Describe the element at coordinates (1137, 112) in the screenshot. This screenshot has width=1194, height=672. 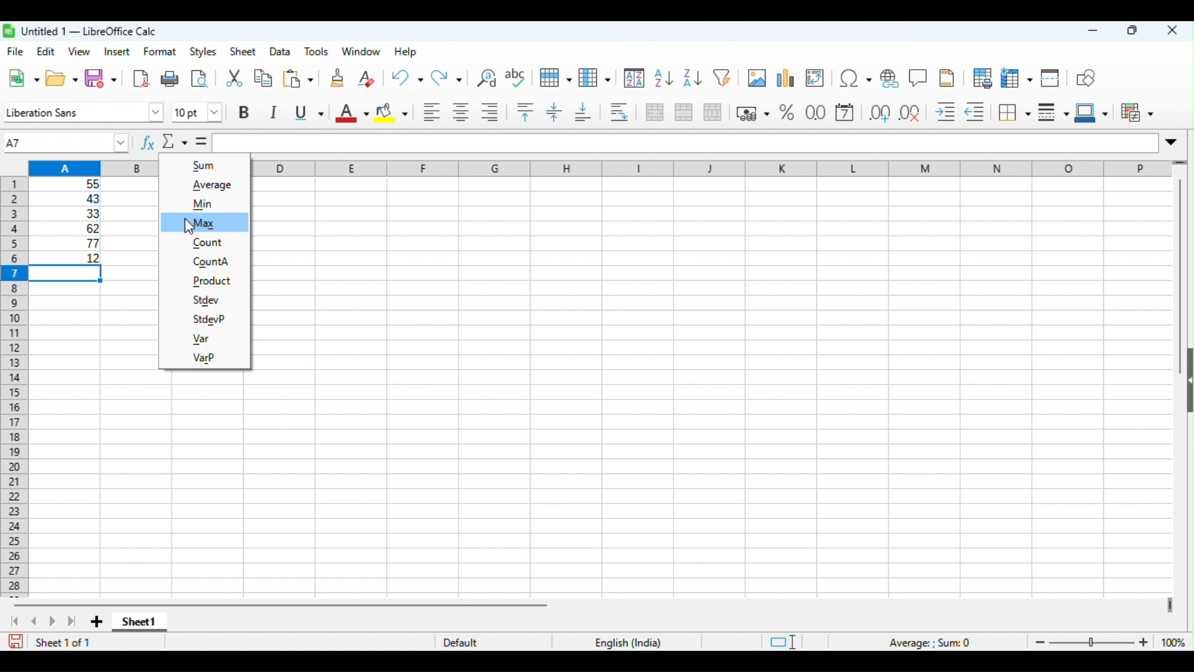
I see `conditional` at that location.